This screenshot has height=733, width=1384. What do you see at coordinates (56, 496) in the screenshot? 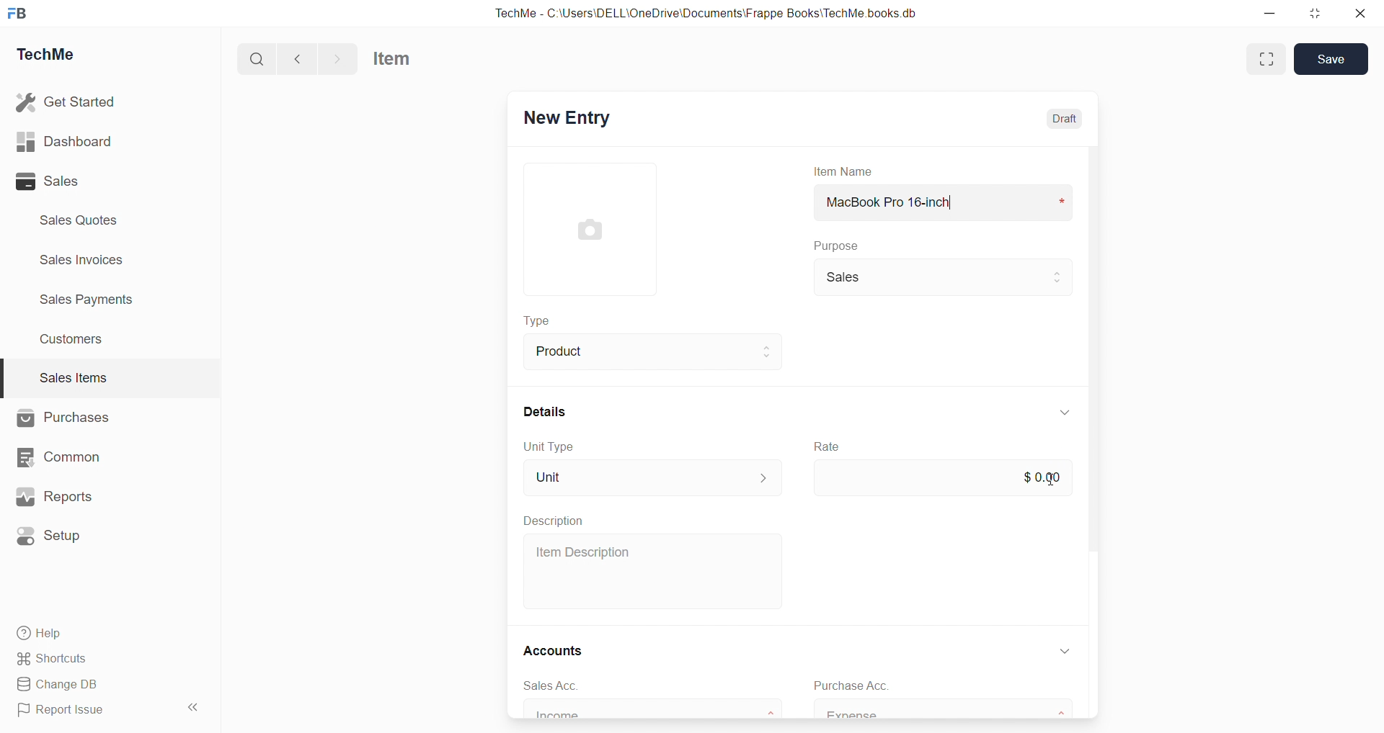
I see `Reports` at bounding box center [56, 496].